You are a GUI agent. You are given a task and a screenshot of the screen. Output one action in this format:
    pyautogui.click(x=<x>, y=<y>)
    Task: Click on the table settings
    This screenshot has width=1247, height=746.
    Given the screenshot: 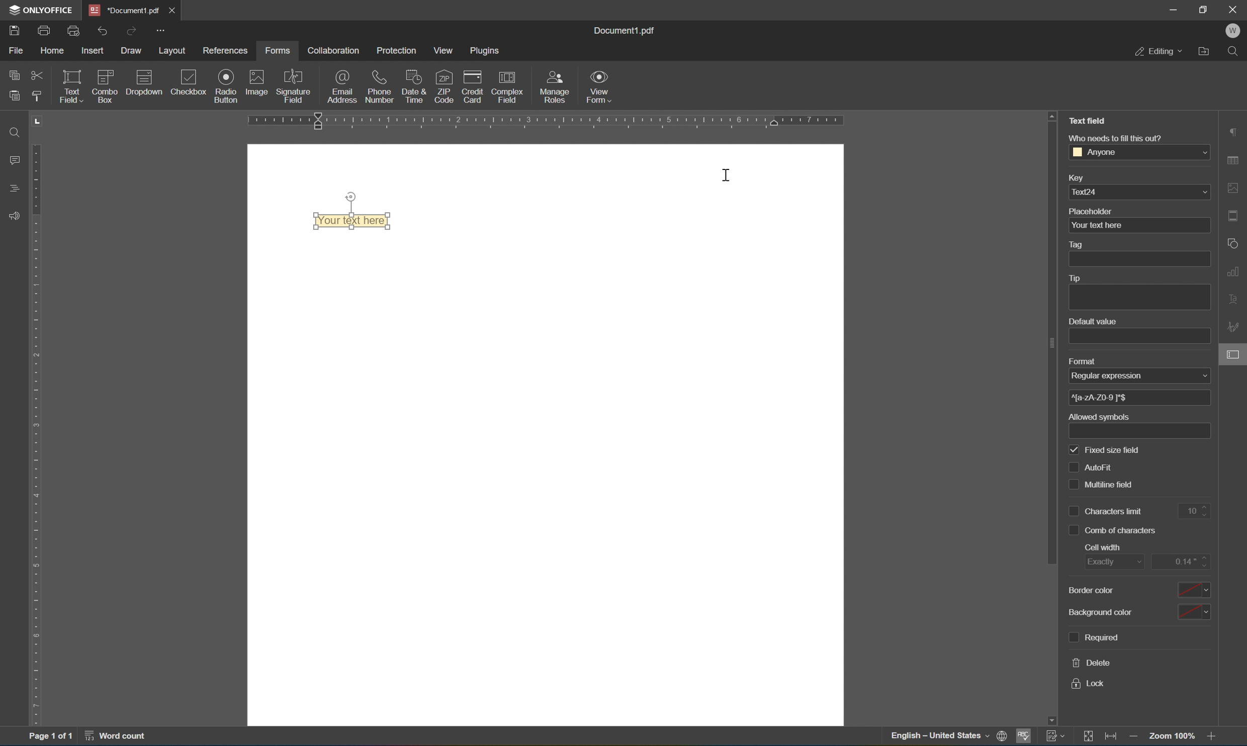 What is the action you would take?
    pyautogui.click(x=1234, y=162)
    